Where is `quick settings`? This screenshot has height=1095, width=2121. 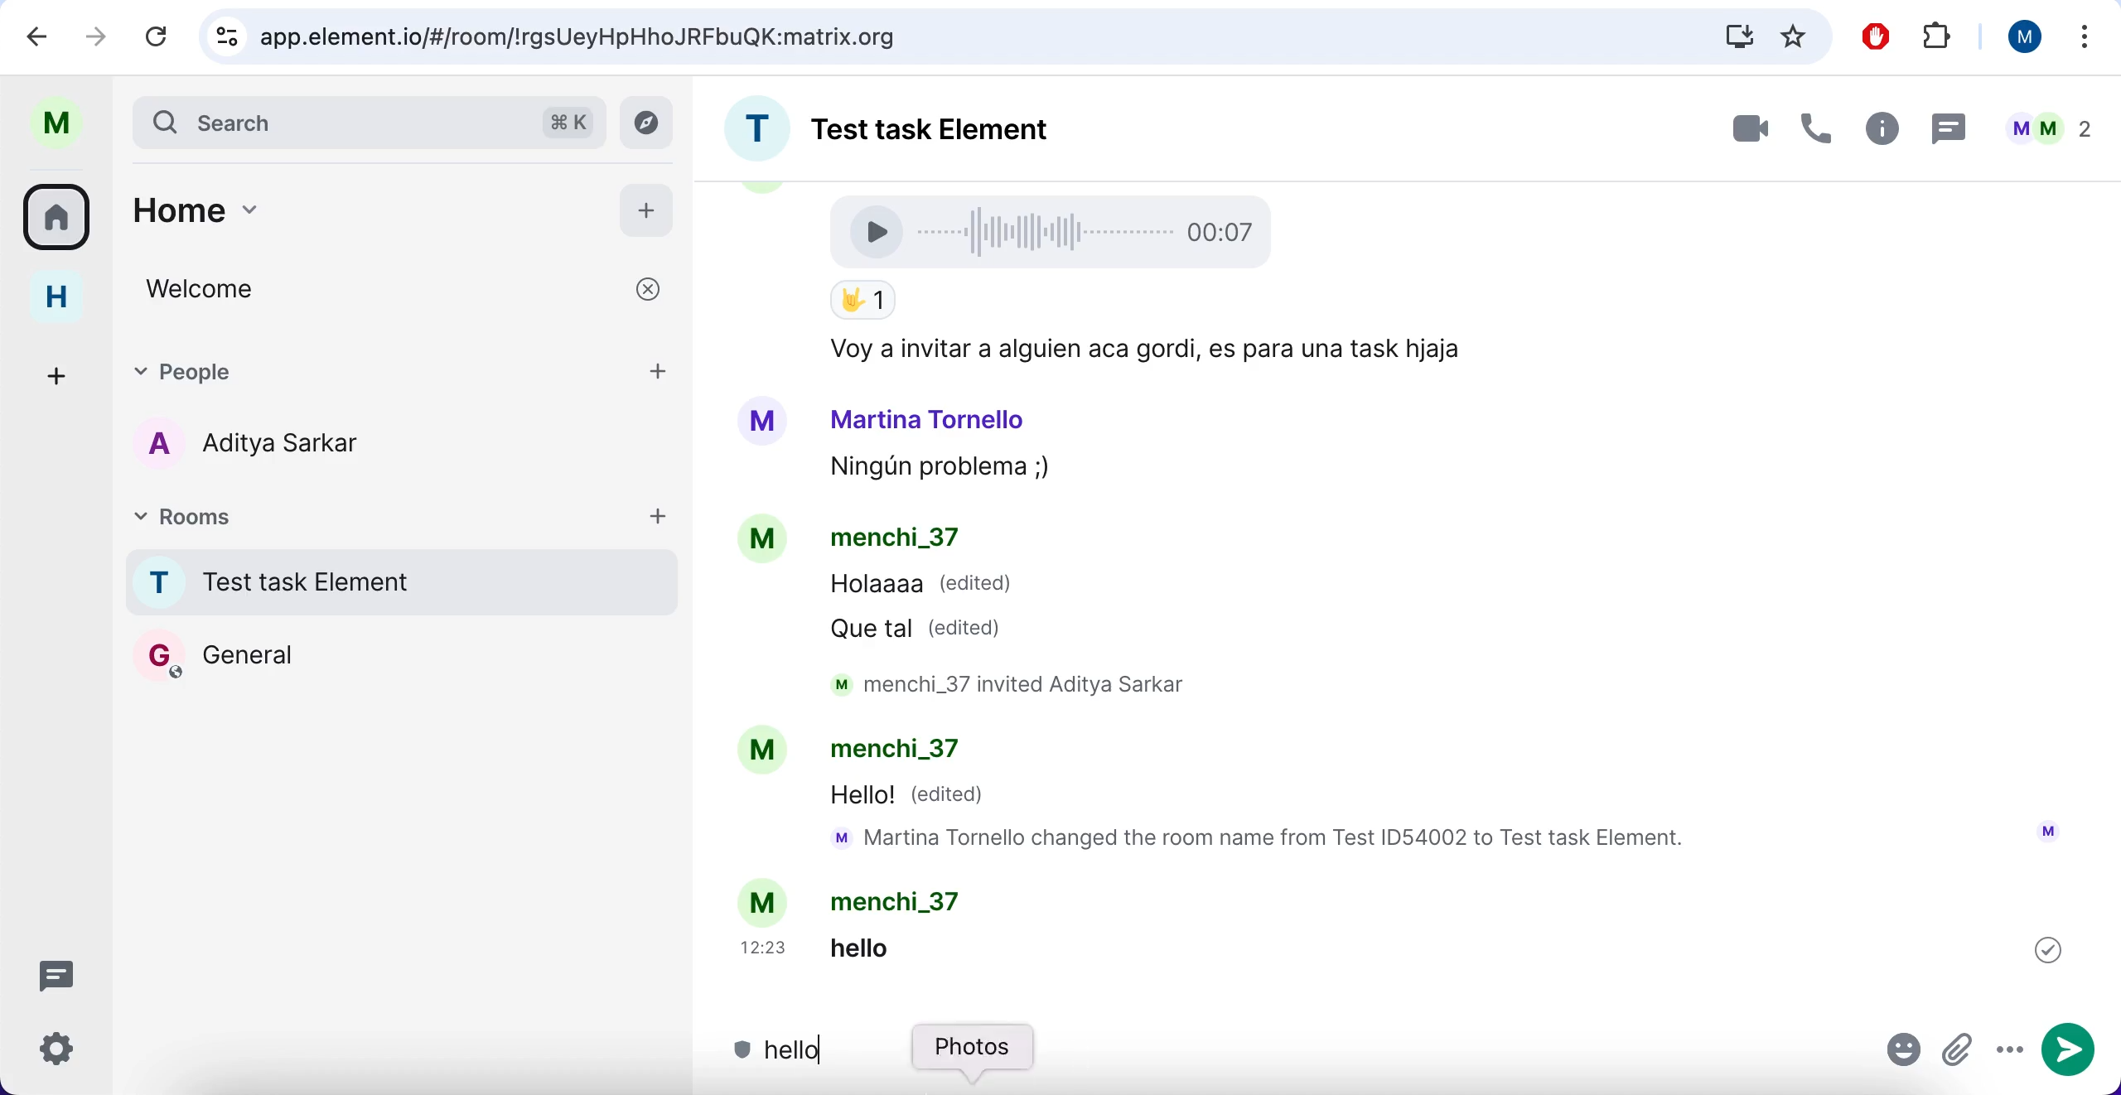 quick settings is located at coordinates (69, 1054).